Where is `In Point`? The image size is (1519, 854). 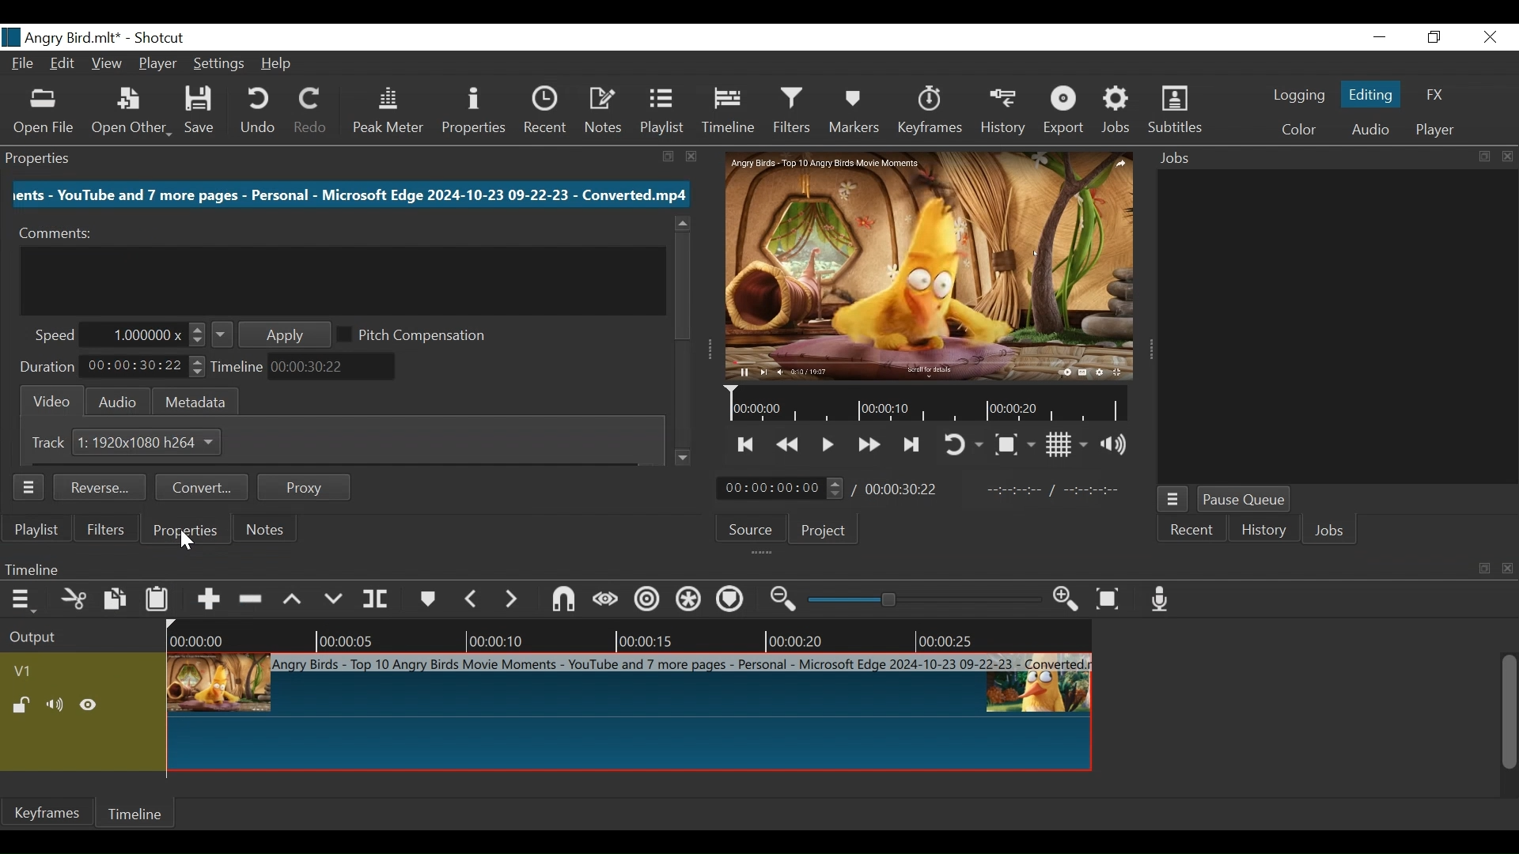
In Point is located at coordinates (1055, 491).